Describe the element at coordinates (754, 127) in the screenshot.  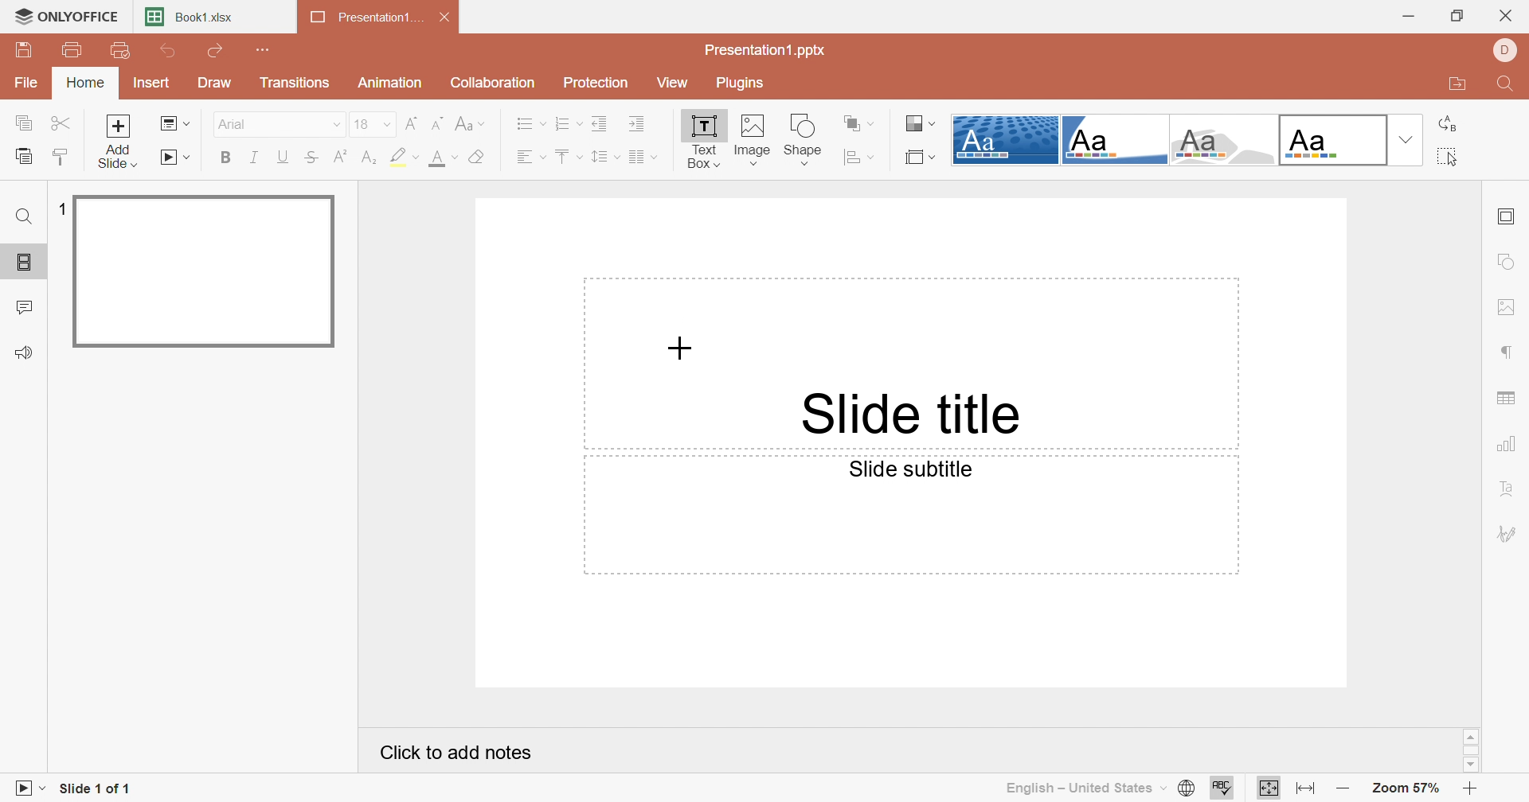
I see `Image` at that location.